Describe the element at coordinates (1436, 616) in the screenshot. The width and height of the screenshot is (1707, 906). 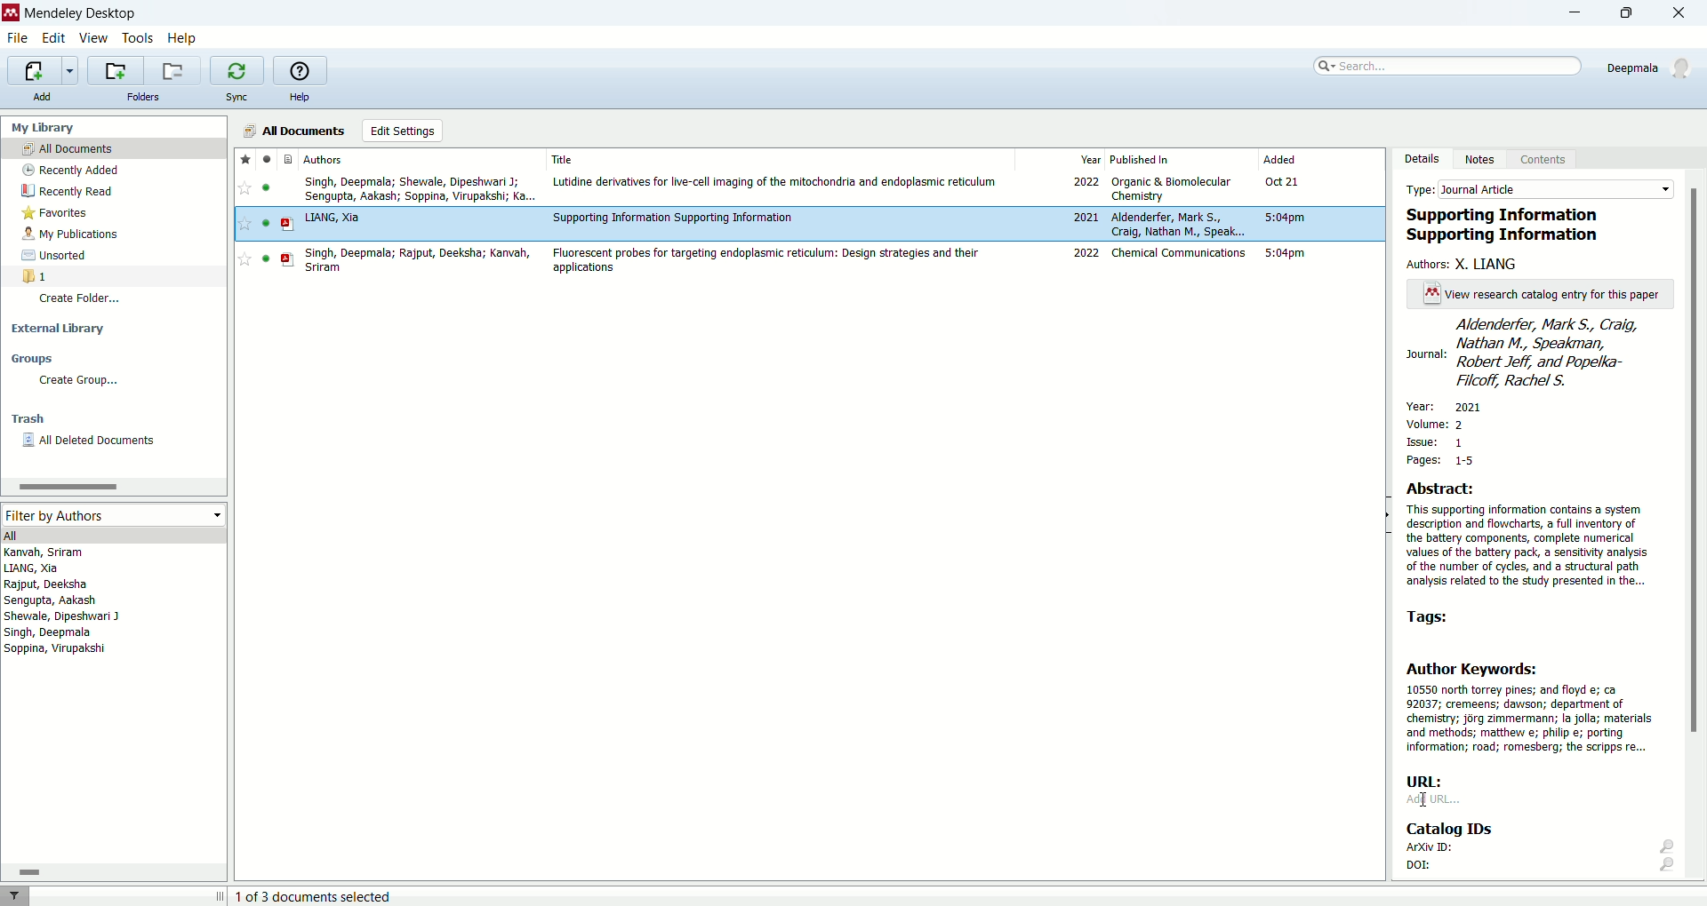
I see `tags: ` at that location.